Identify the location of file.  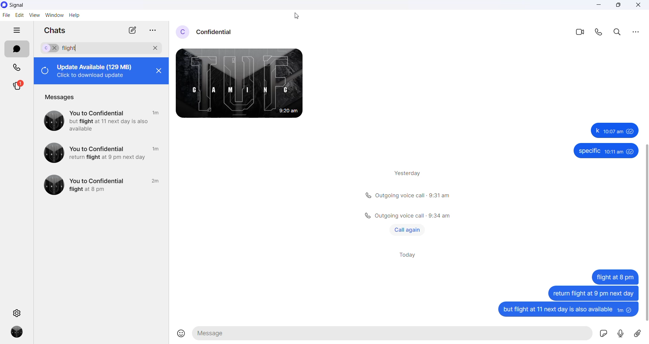
(6, 17).